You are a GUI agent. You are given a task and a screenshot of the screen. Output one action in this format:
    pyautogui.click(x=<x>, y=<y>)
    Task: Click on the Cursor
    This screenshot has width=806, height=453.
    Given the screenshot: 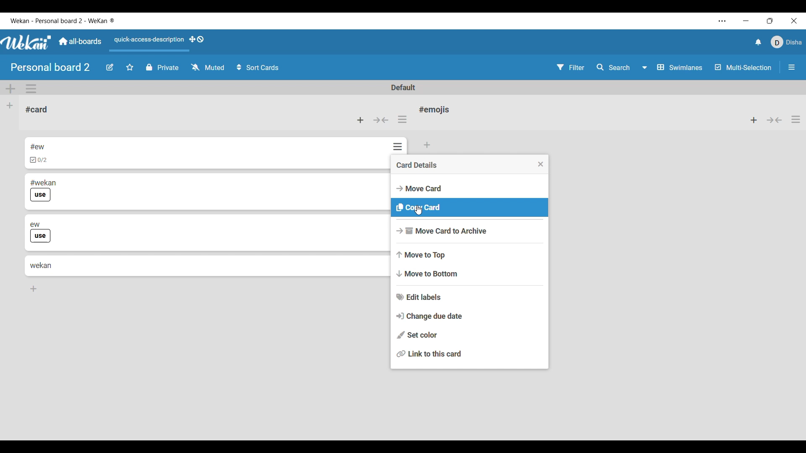 What is the action you would take?
    pyautogui.click(x=421, y=211)
    